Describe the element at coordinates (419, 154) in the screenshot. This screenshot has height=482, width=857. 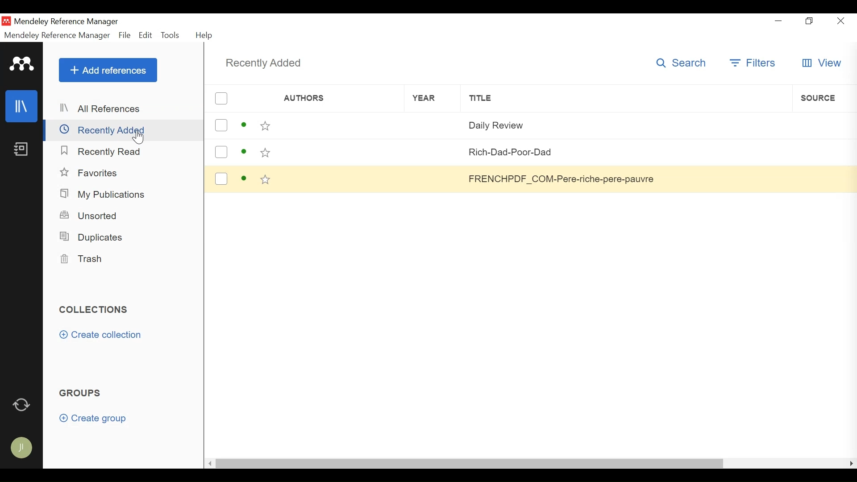
I see `Year` at that location.